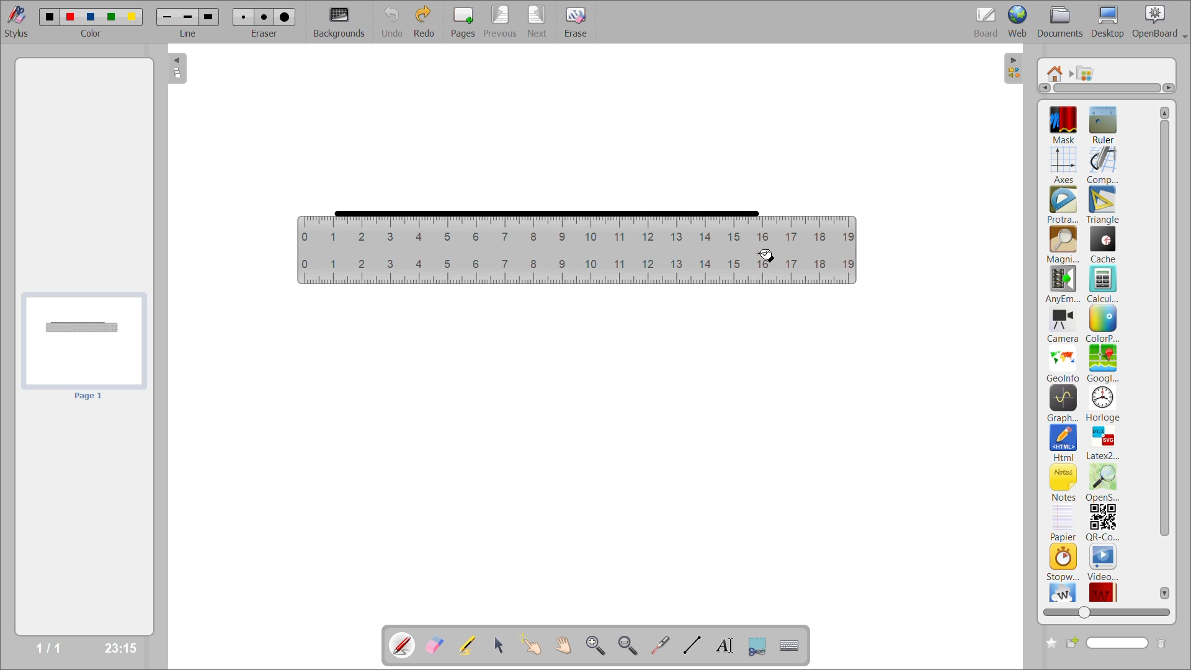  I want to click on horizontal scroll bar, so click(1107, 89).